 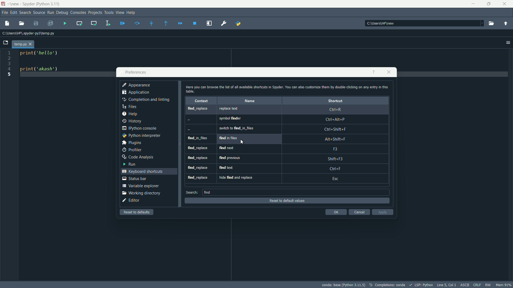 I want to click on cursor, so click(x=242, y=142).